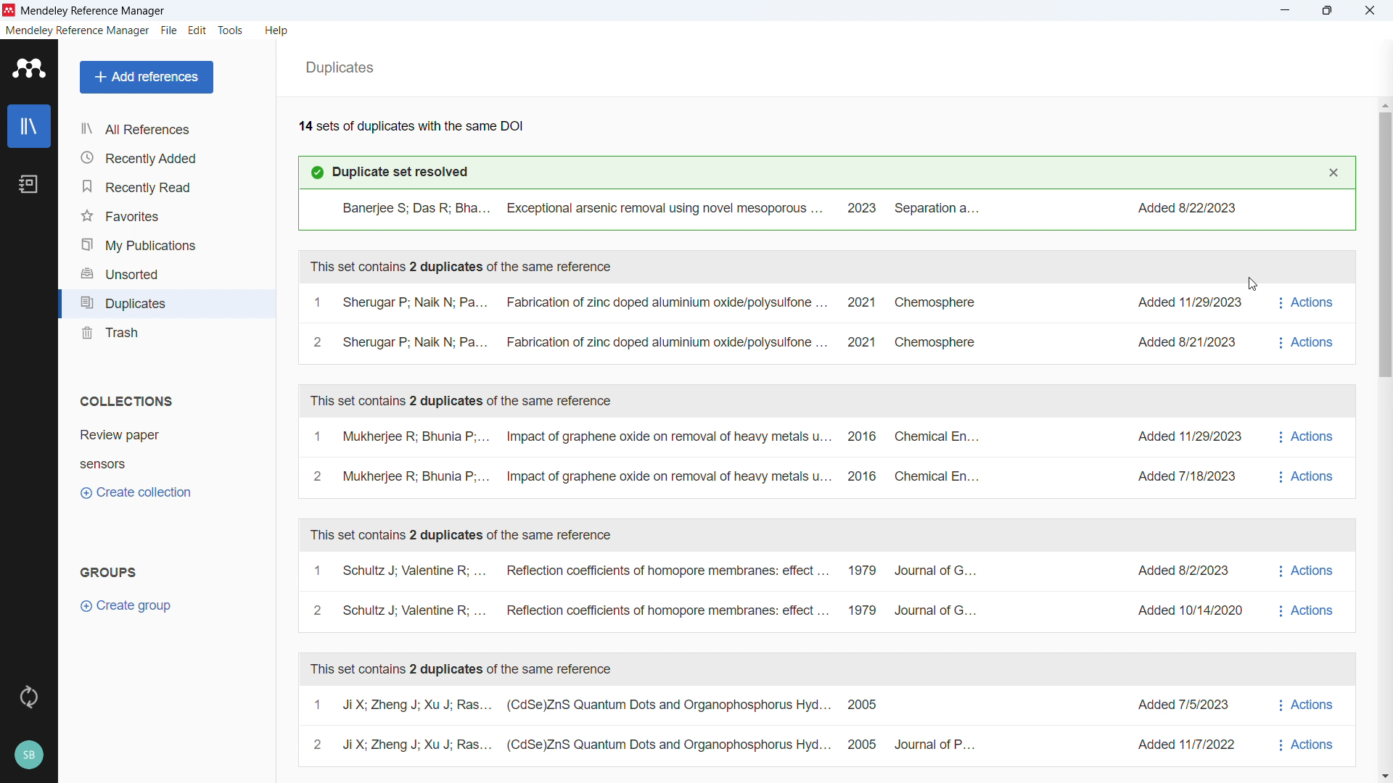 The image size is (1393, 783). I want to click on Favourites , so click(165, 215).